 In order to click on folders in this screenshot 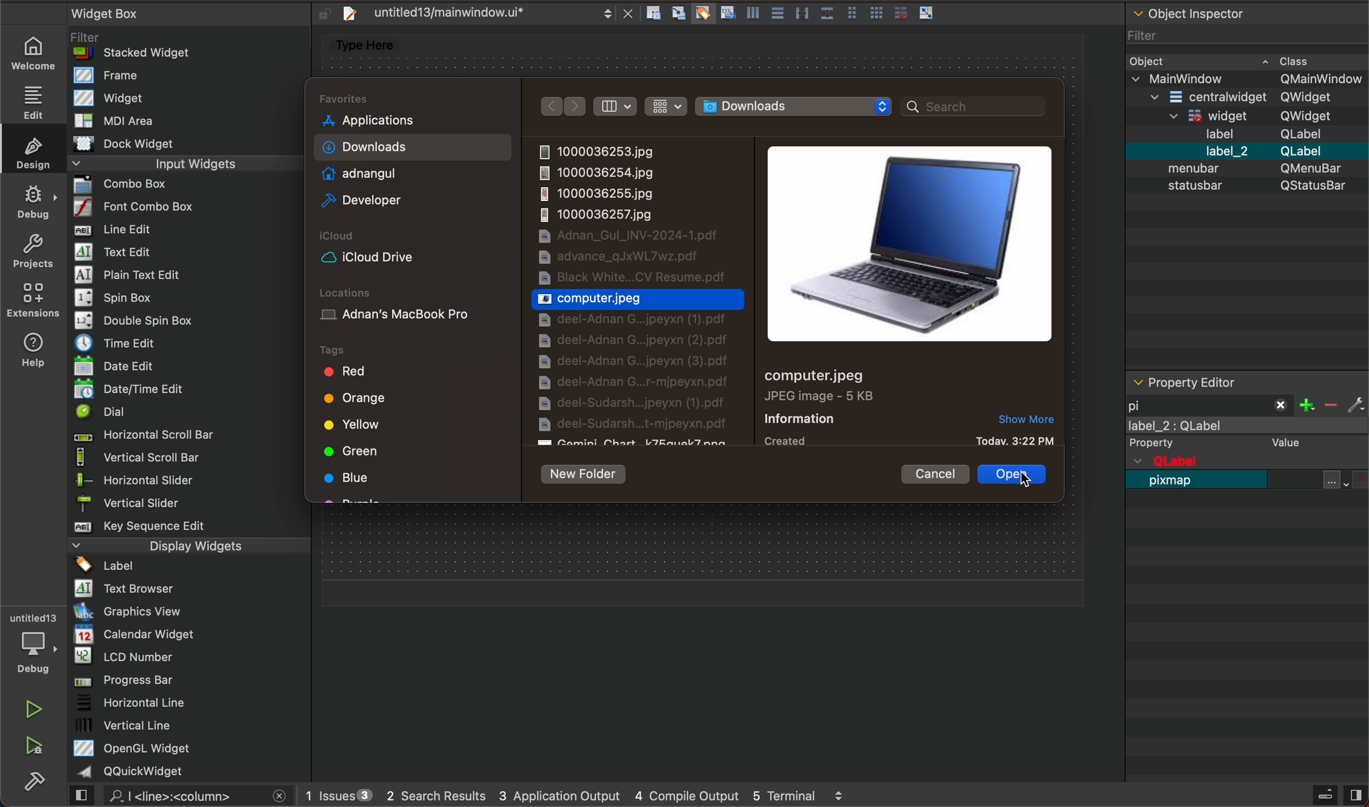, I will do `click(413, 156)`.